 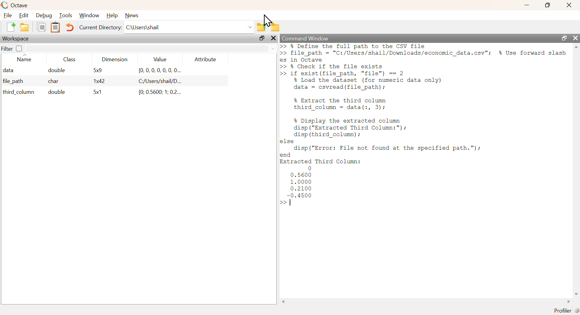 What do you see at coordinates (158, 71) in the screenshot?
I see `0,0,0,0,0,0,0..` at bounding box center [158, 71].